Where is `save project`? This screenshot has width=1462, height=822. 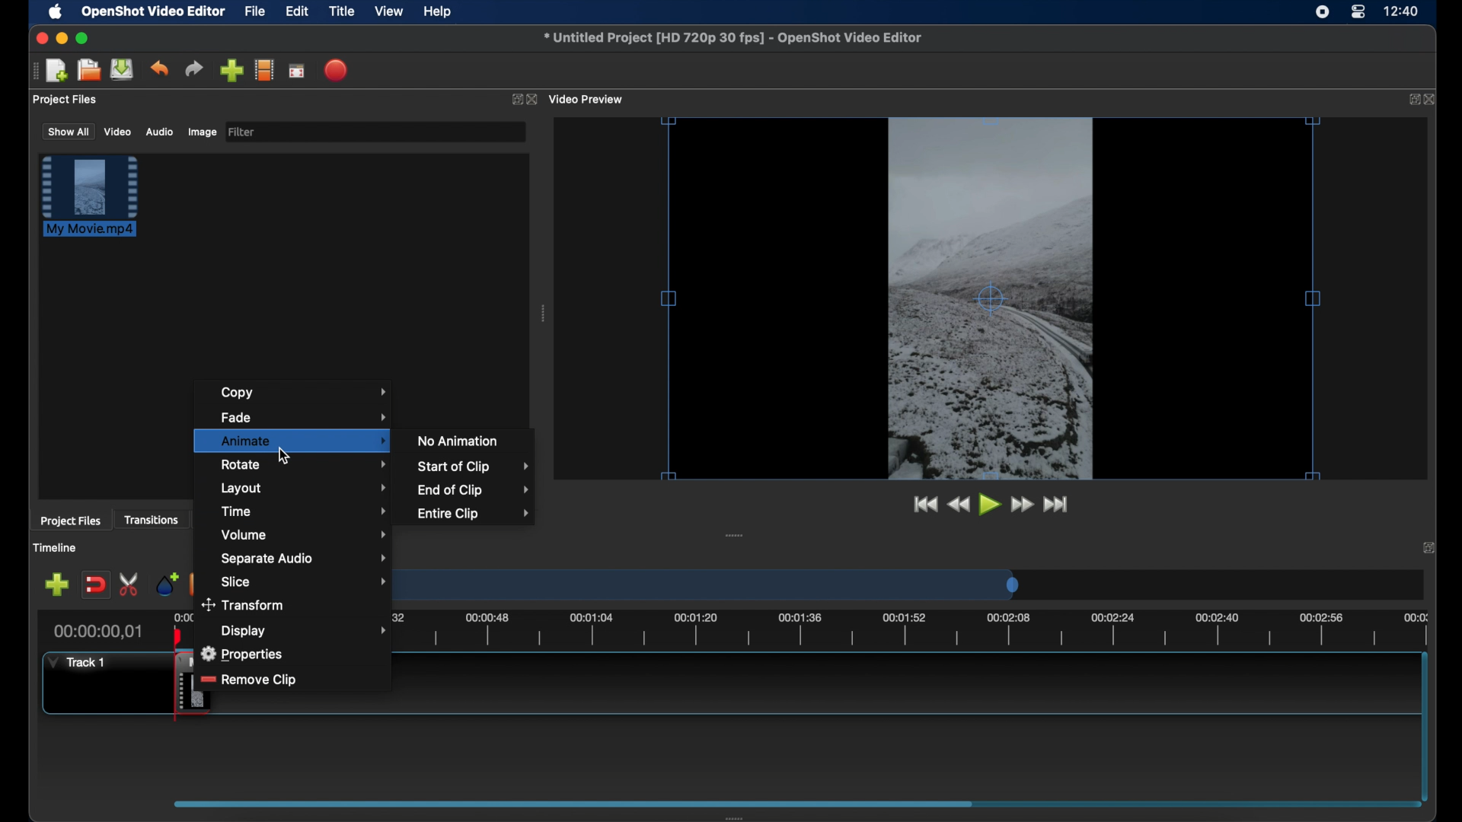 save project is located at coordinates (122, 69).